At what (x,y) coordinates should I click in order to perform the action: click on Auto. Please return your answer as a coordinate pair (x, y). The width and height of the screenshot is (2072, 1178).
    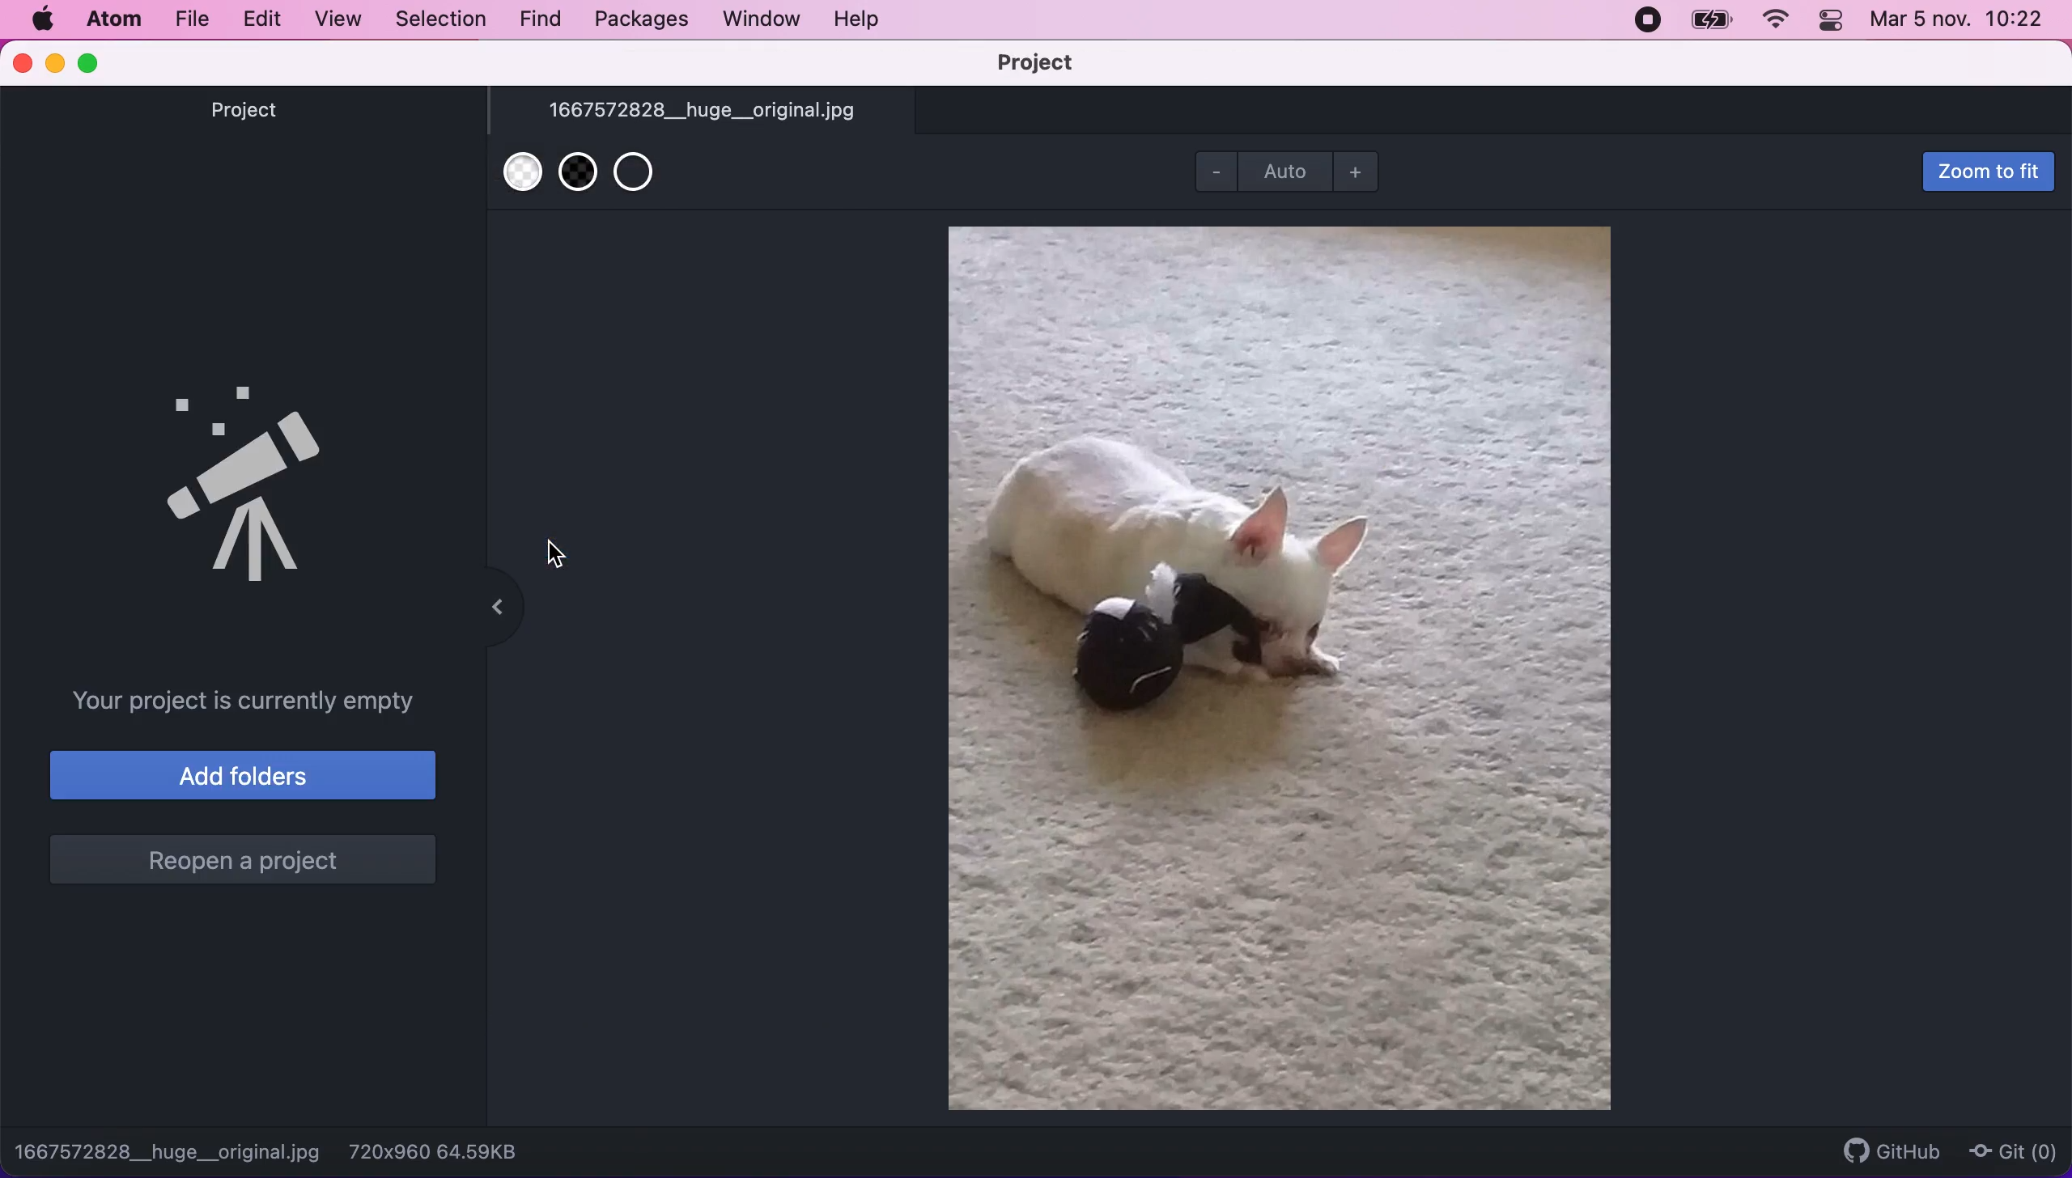
    Looking at the image, I should click on (1289, 169).